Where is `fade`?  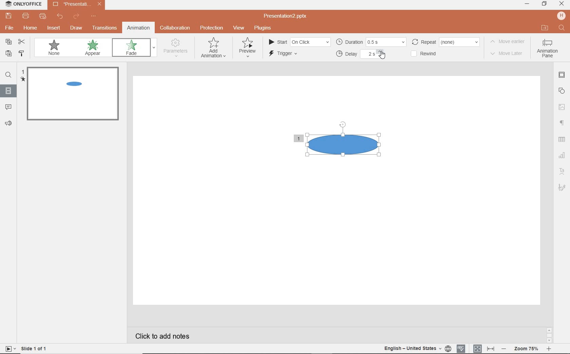
fade is located at coordinates (131, 47).